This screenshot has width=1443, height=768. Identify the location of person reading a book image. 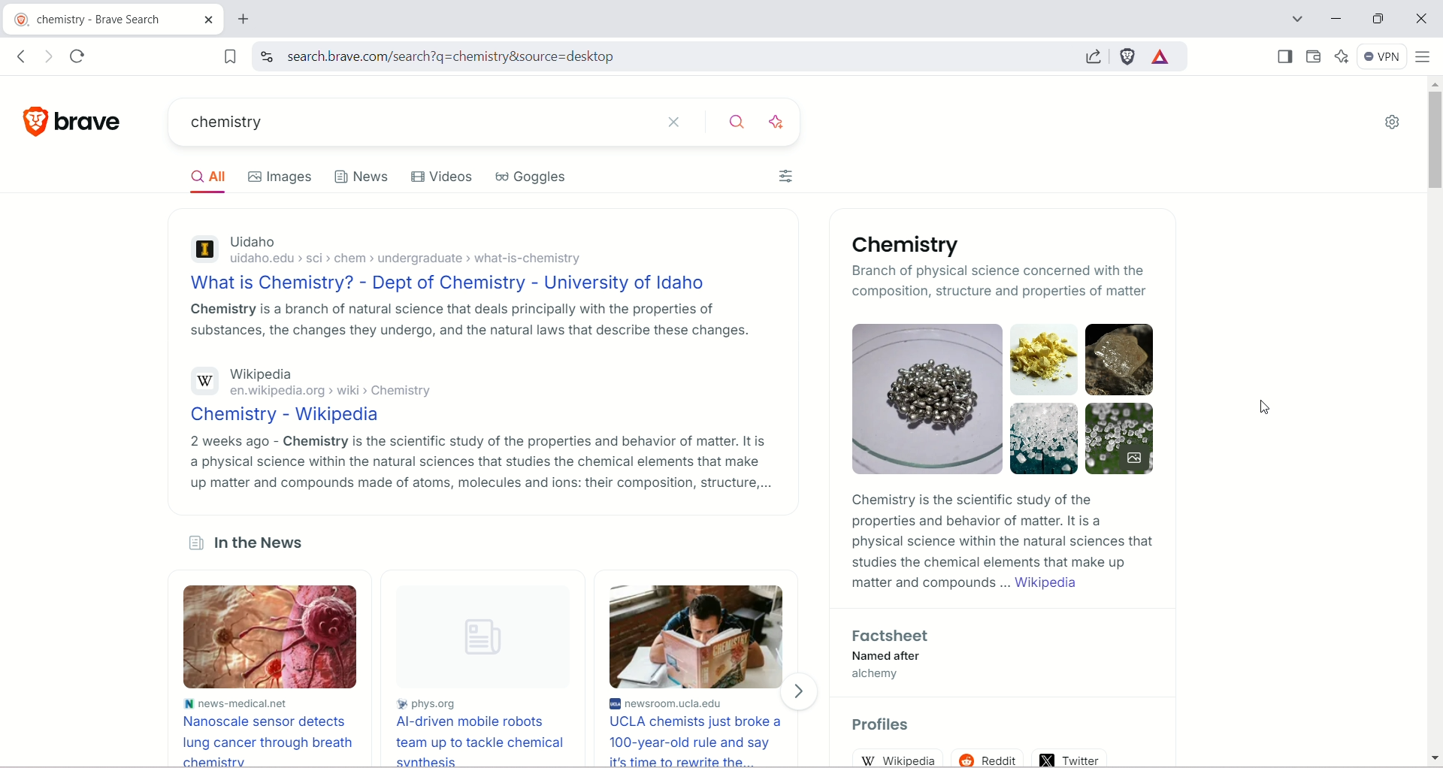
(697, 637).